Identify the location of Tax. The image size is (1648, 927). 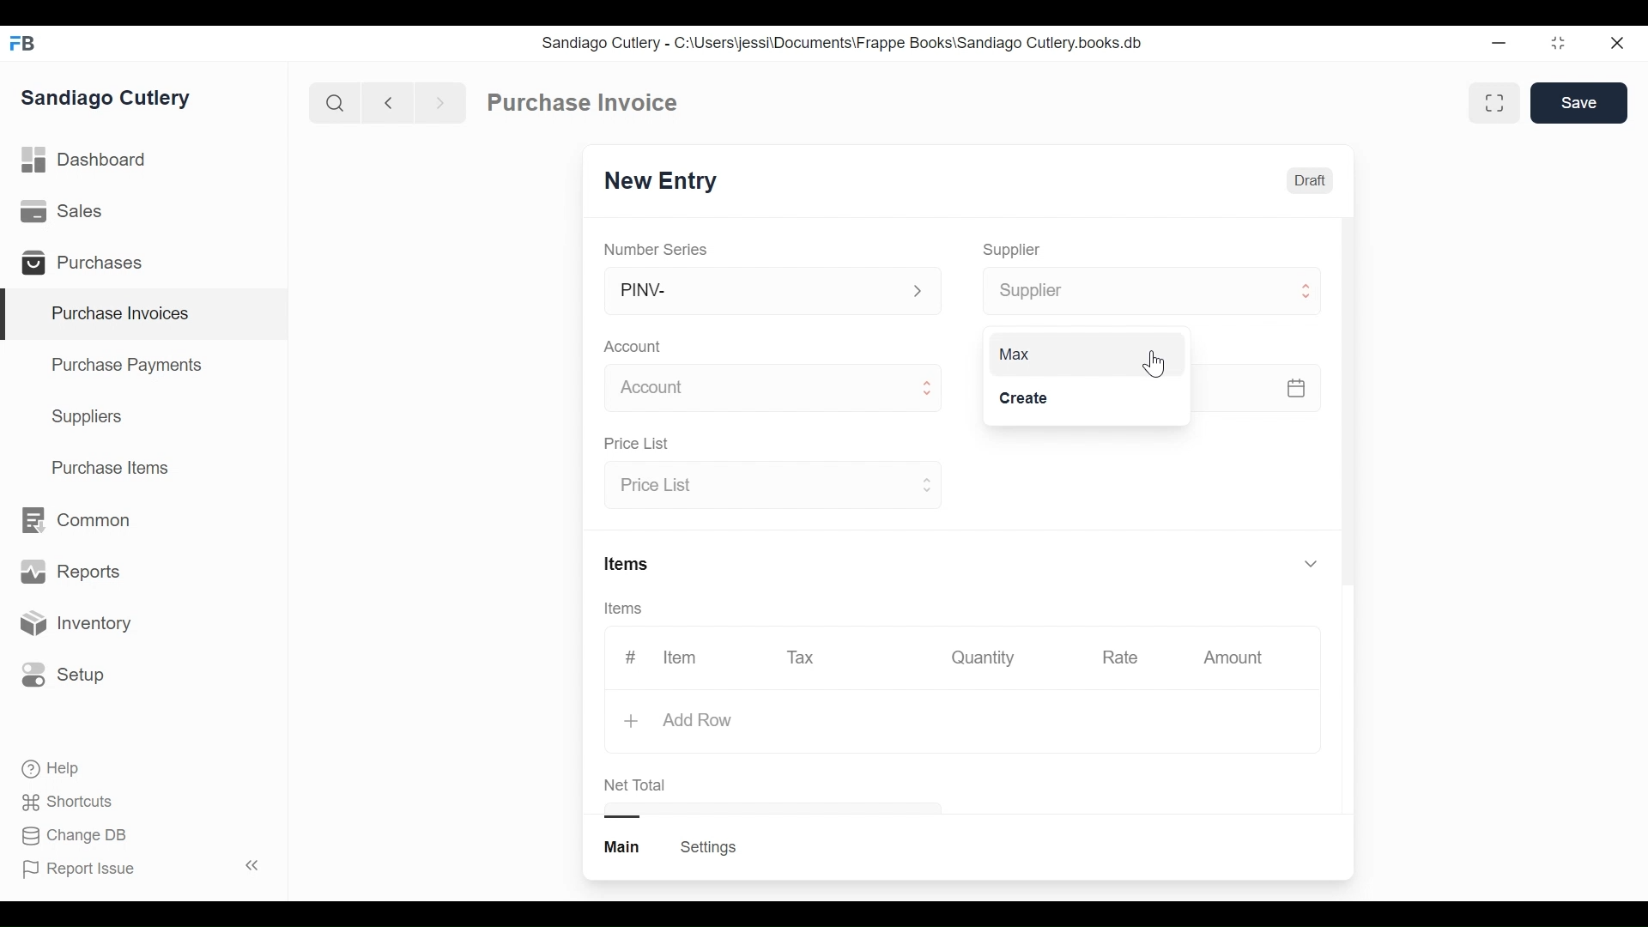
(803, 656).